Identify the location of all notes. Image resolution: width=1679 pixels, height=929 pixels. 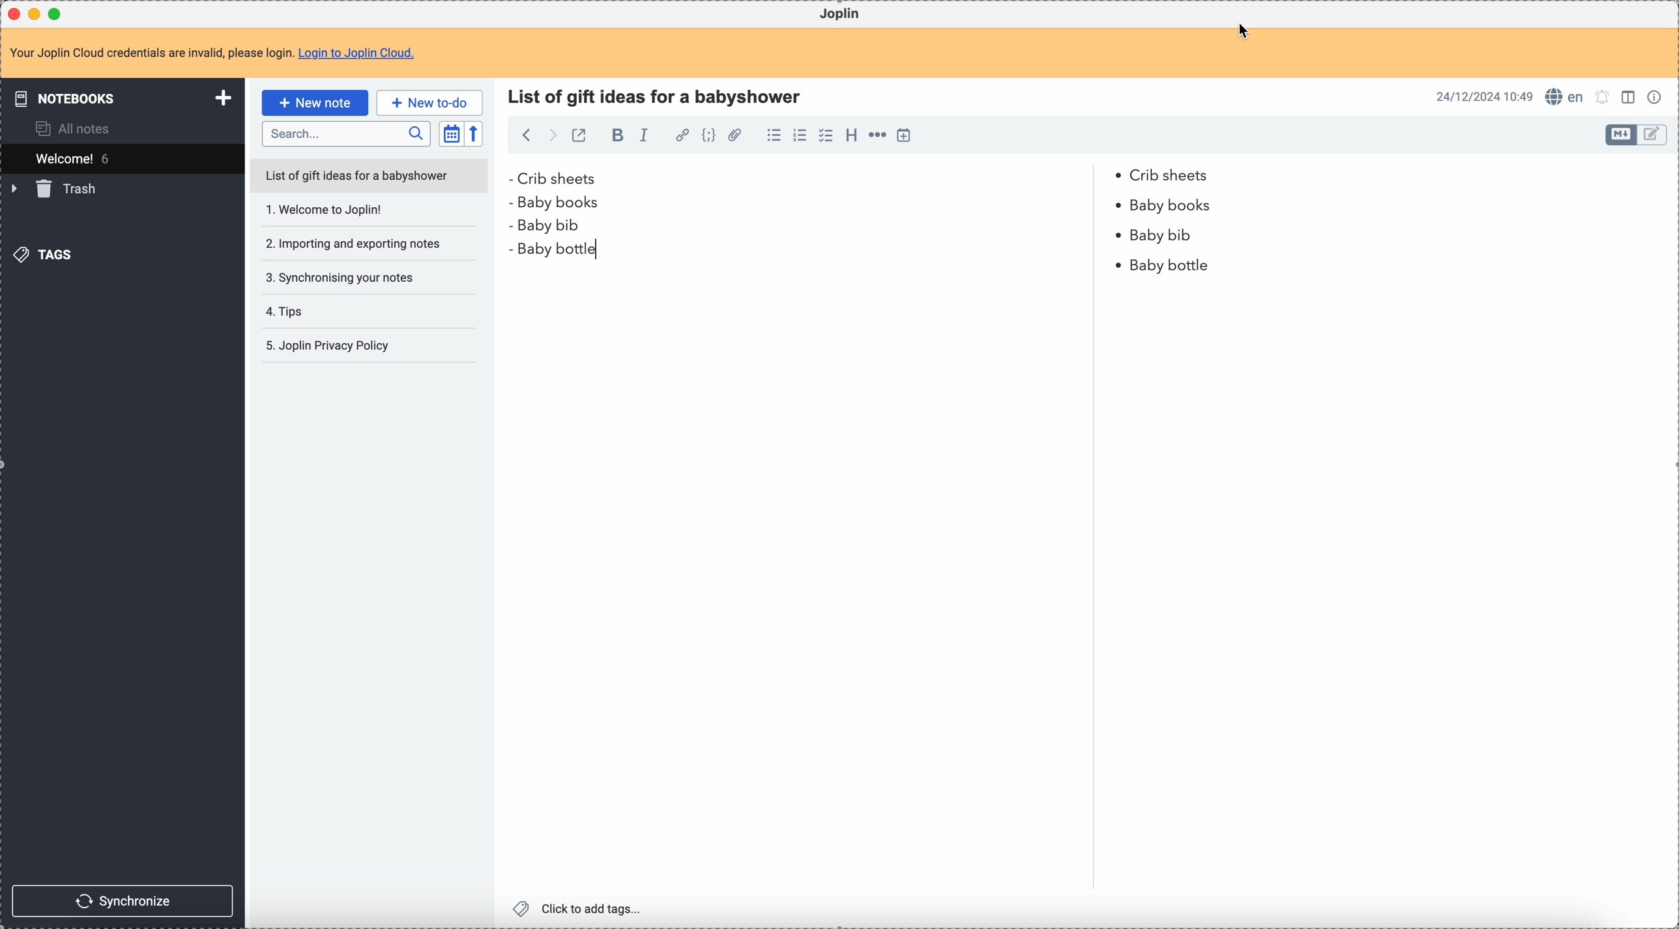
(75, 128).